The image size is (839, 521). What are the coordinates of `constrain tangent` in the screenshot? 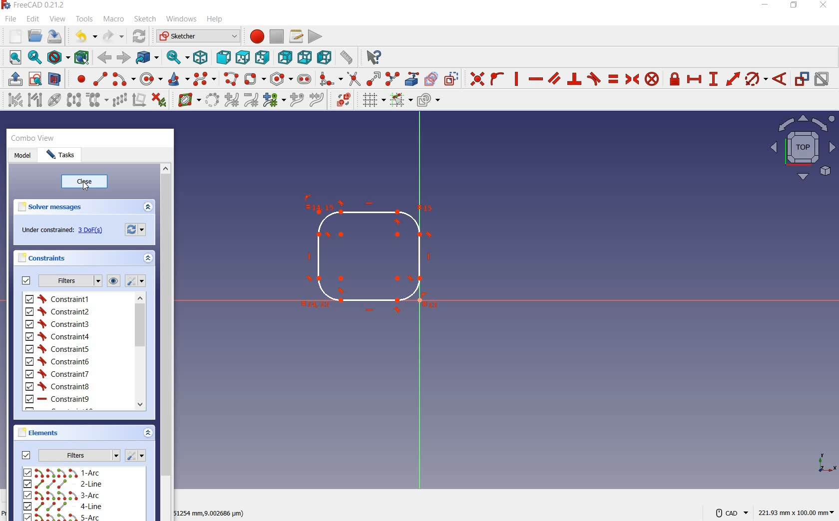 It's located at (594, 79).